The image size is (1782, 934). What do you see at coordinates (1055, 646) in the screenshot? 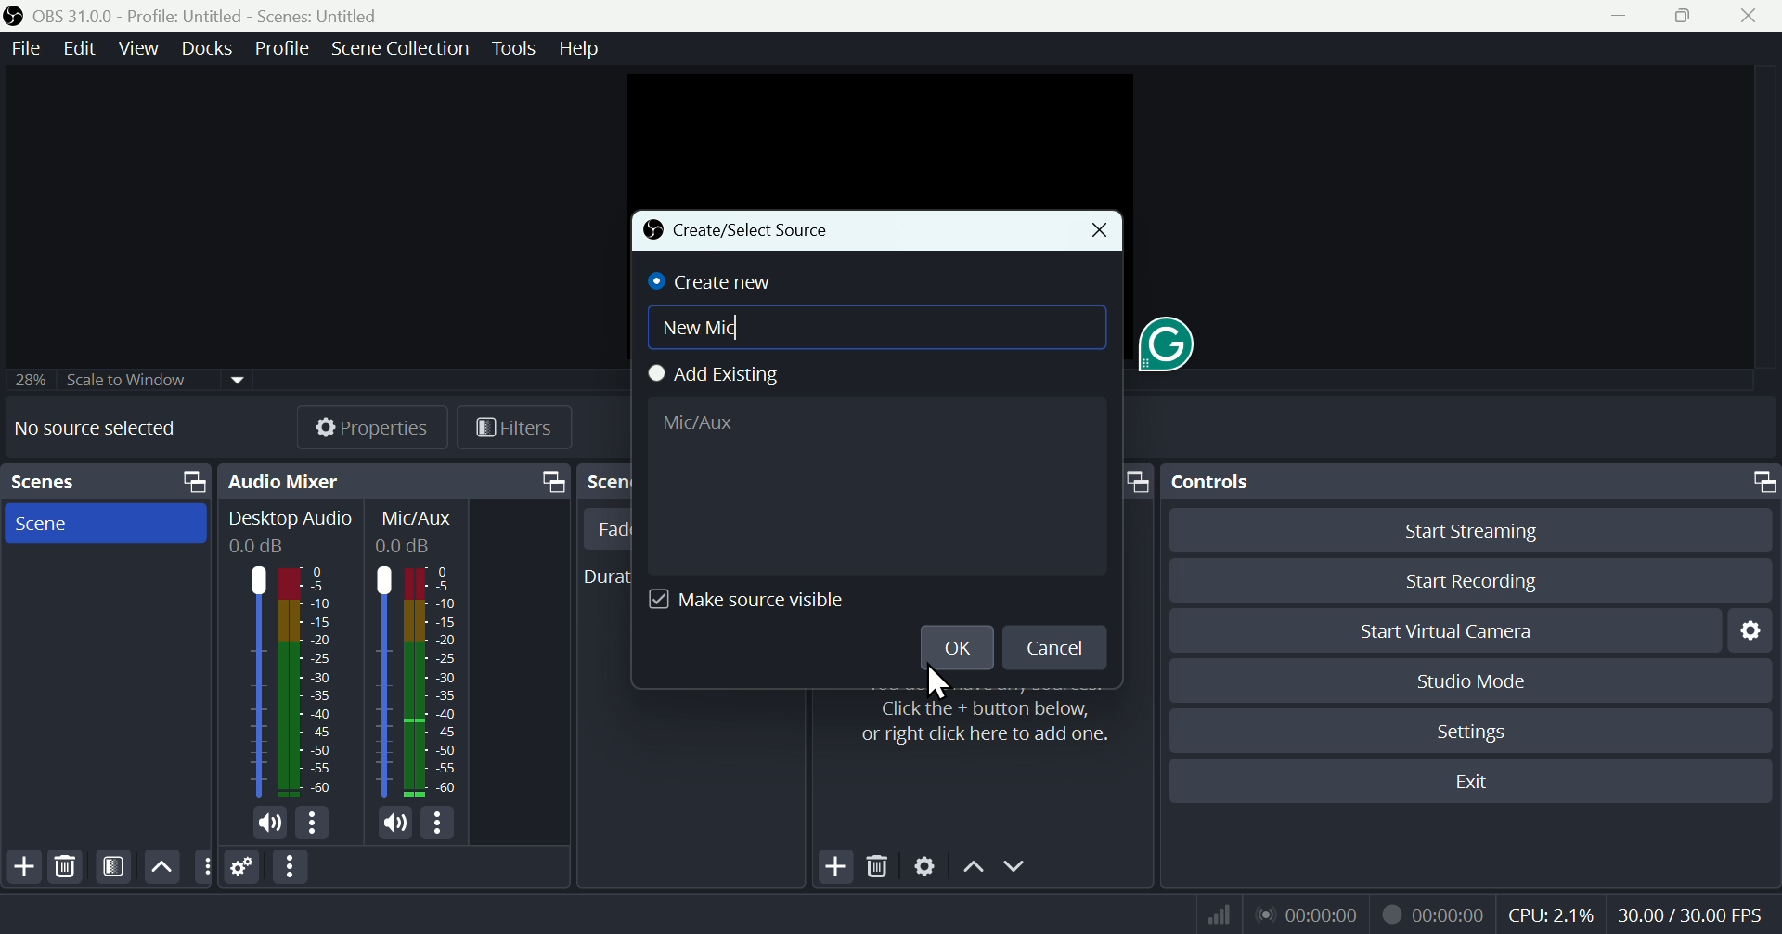
I see `Cancel` at bounding box center [1055, 646].